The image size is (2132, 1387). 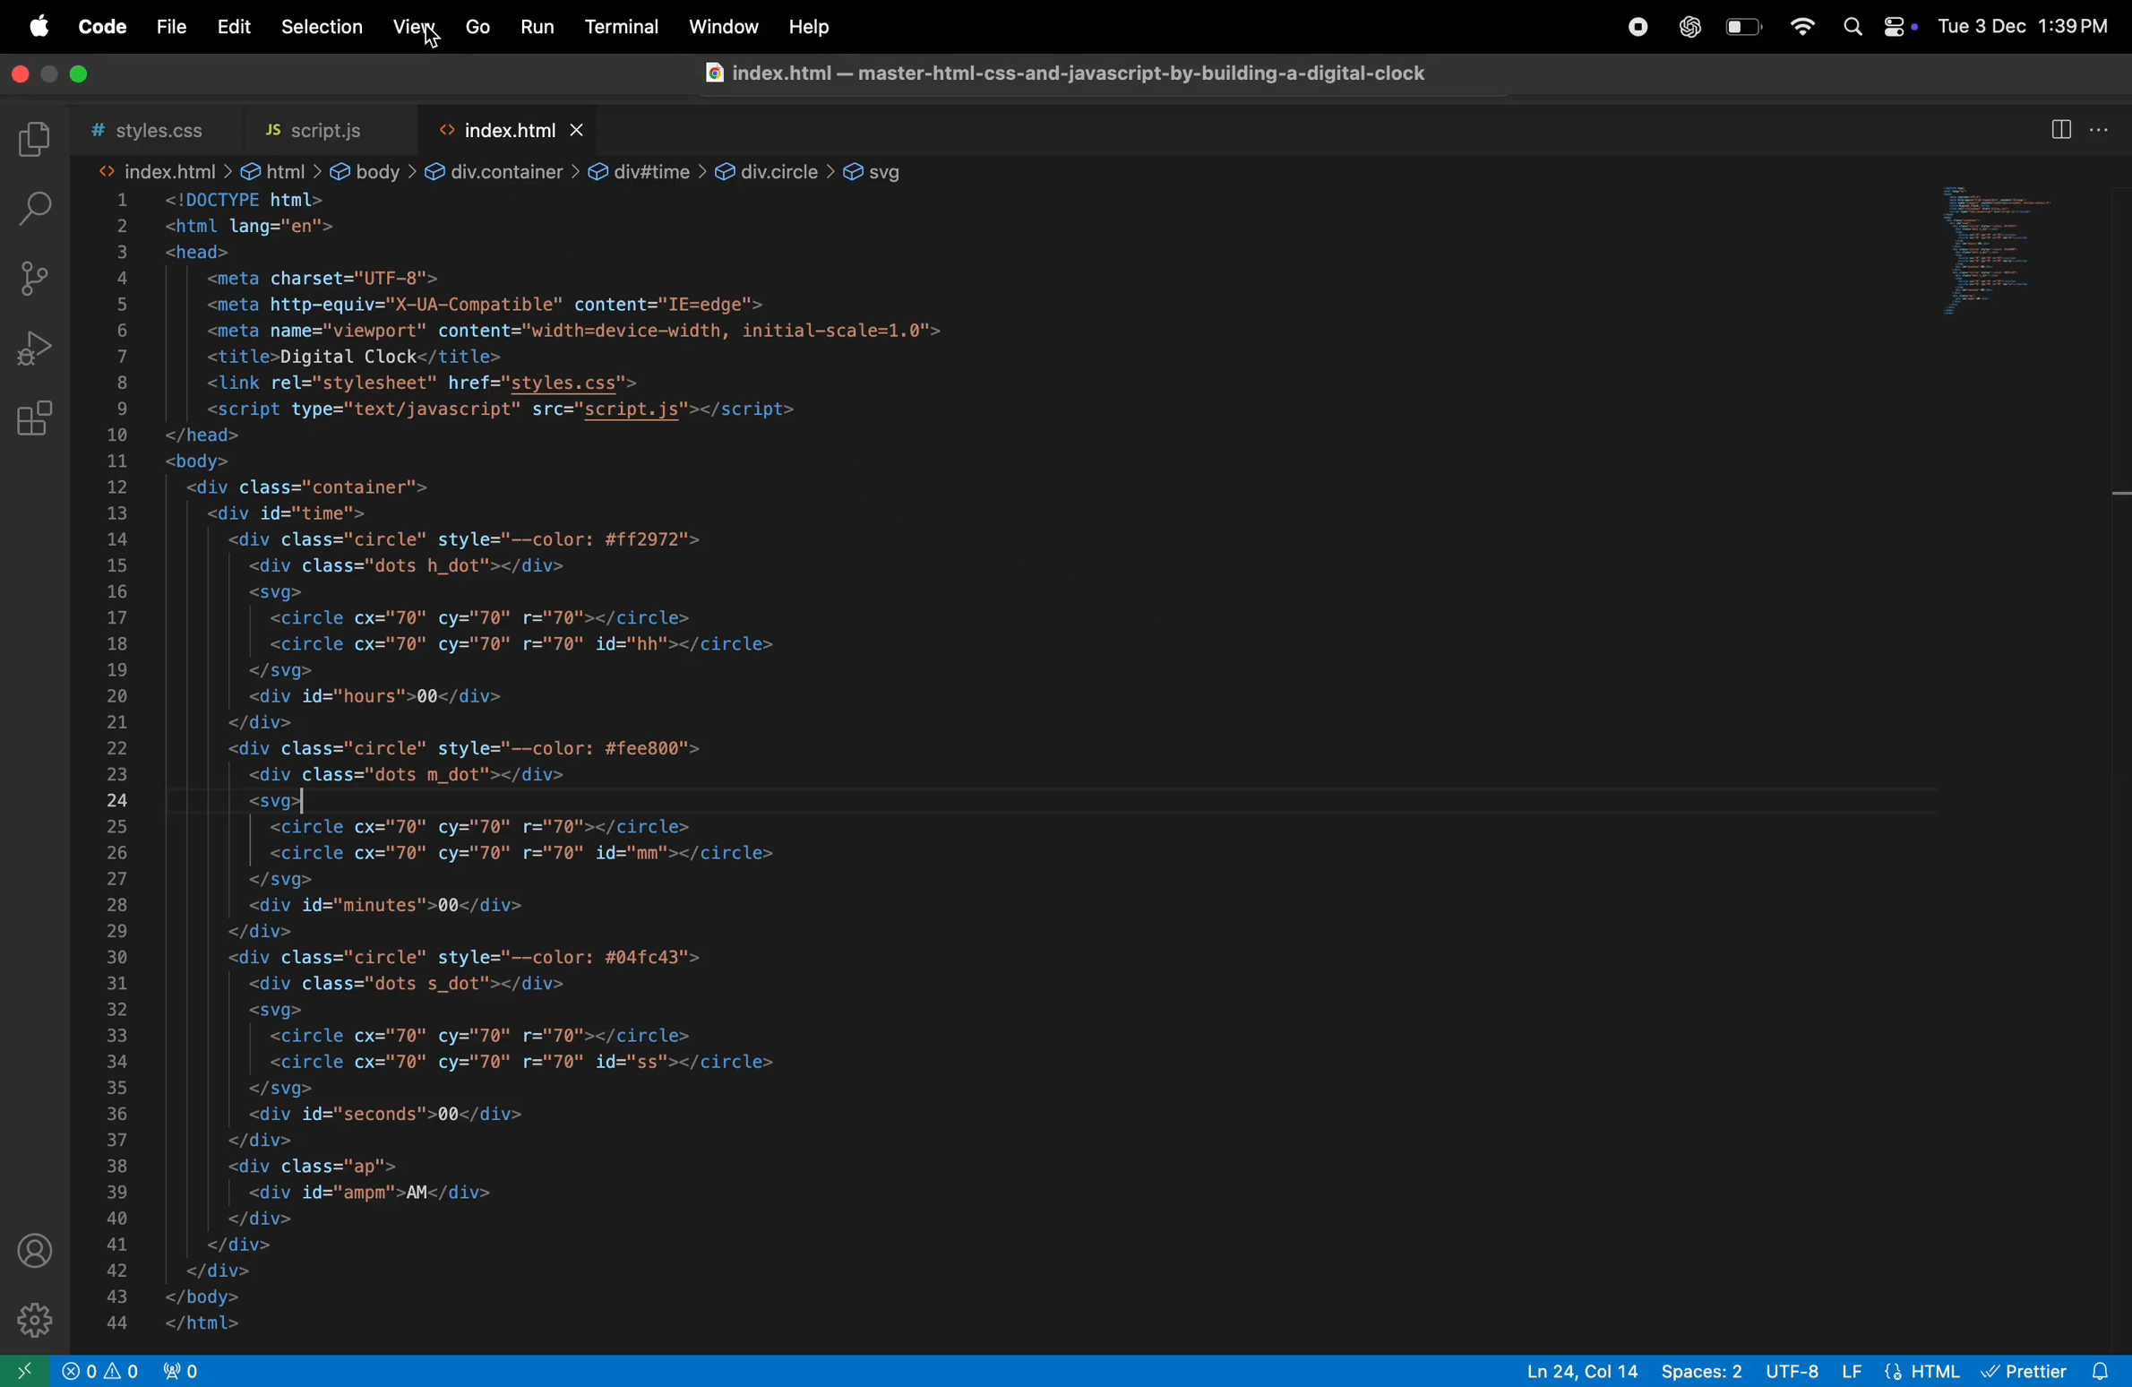 What do you see at coordinates (229, 29) in the screenshot?
I see `edit` at bounding box center [229, 29].